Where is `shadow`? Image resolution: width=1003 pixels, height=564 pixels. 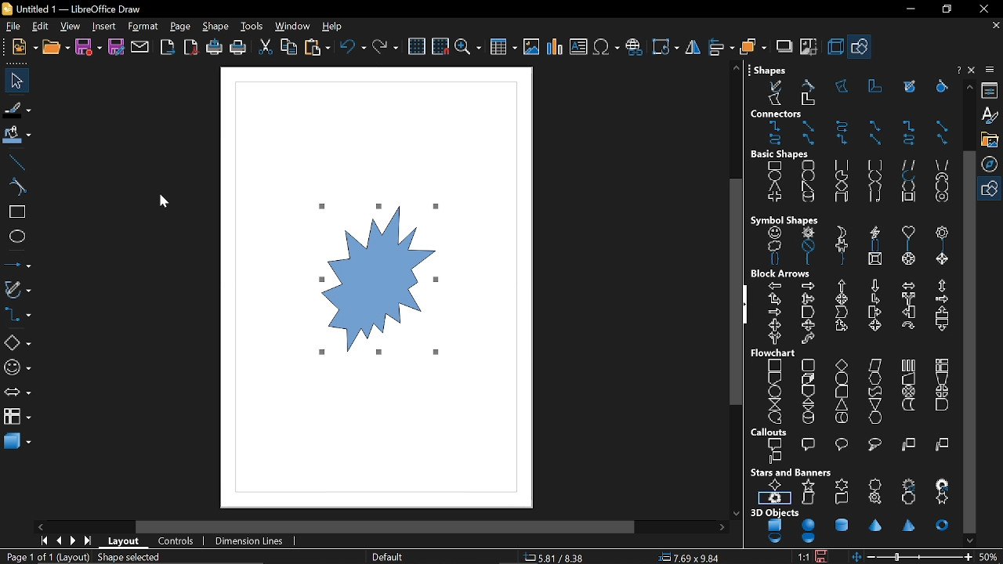 shadow is located at coordinates (784, 48).